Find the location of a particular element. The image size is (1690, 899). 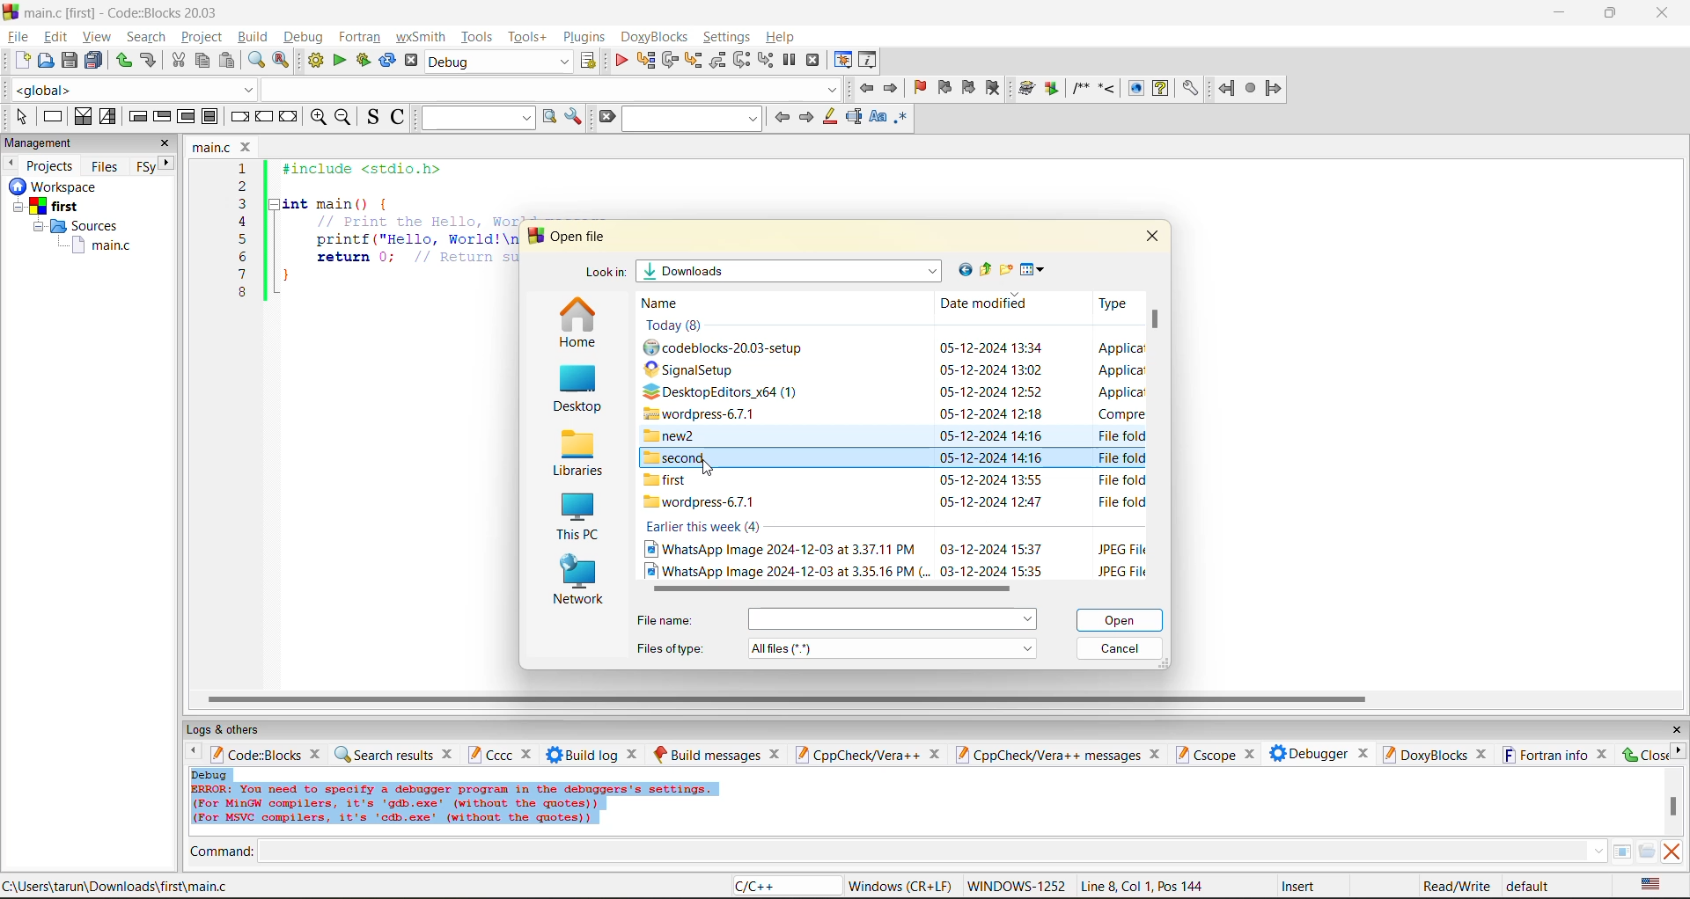

step into is located at coordinates (692, 60).